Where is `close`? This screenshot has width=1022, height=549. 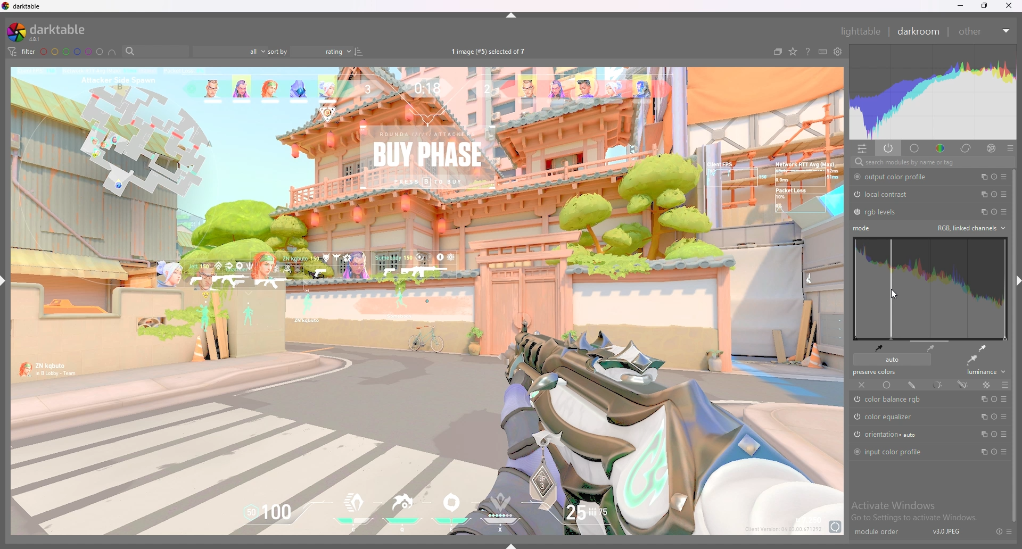 close is located at coordinates (1009, 6).